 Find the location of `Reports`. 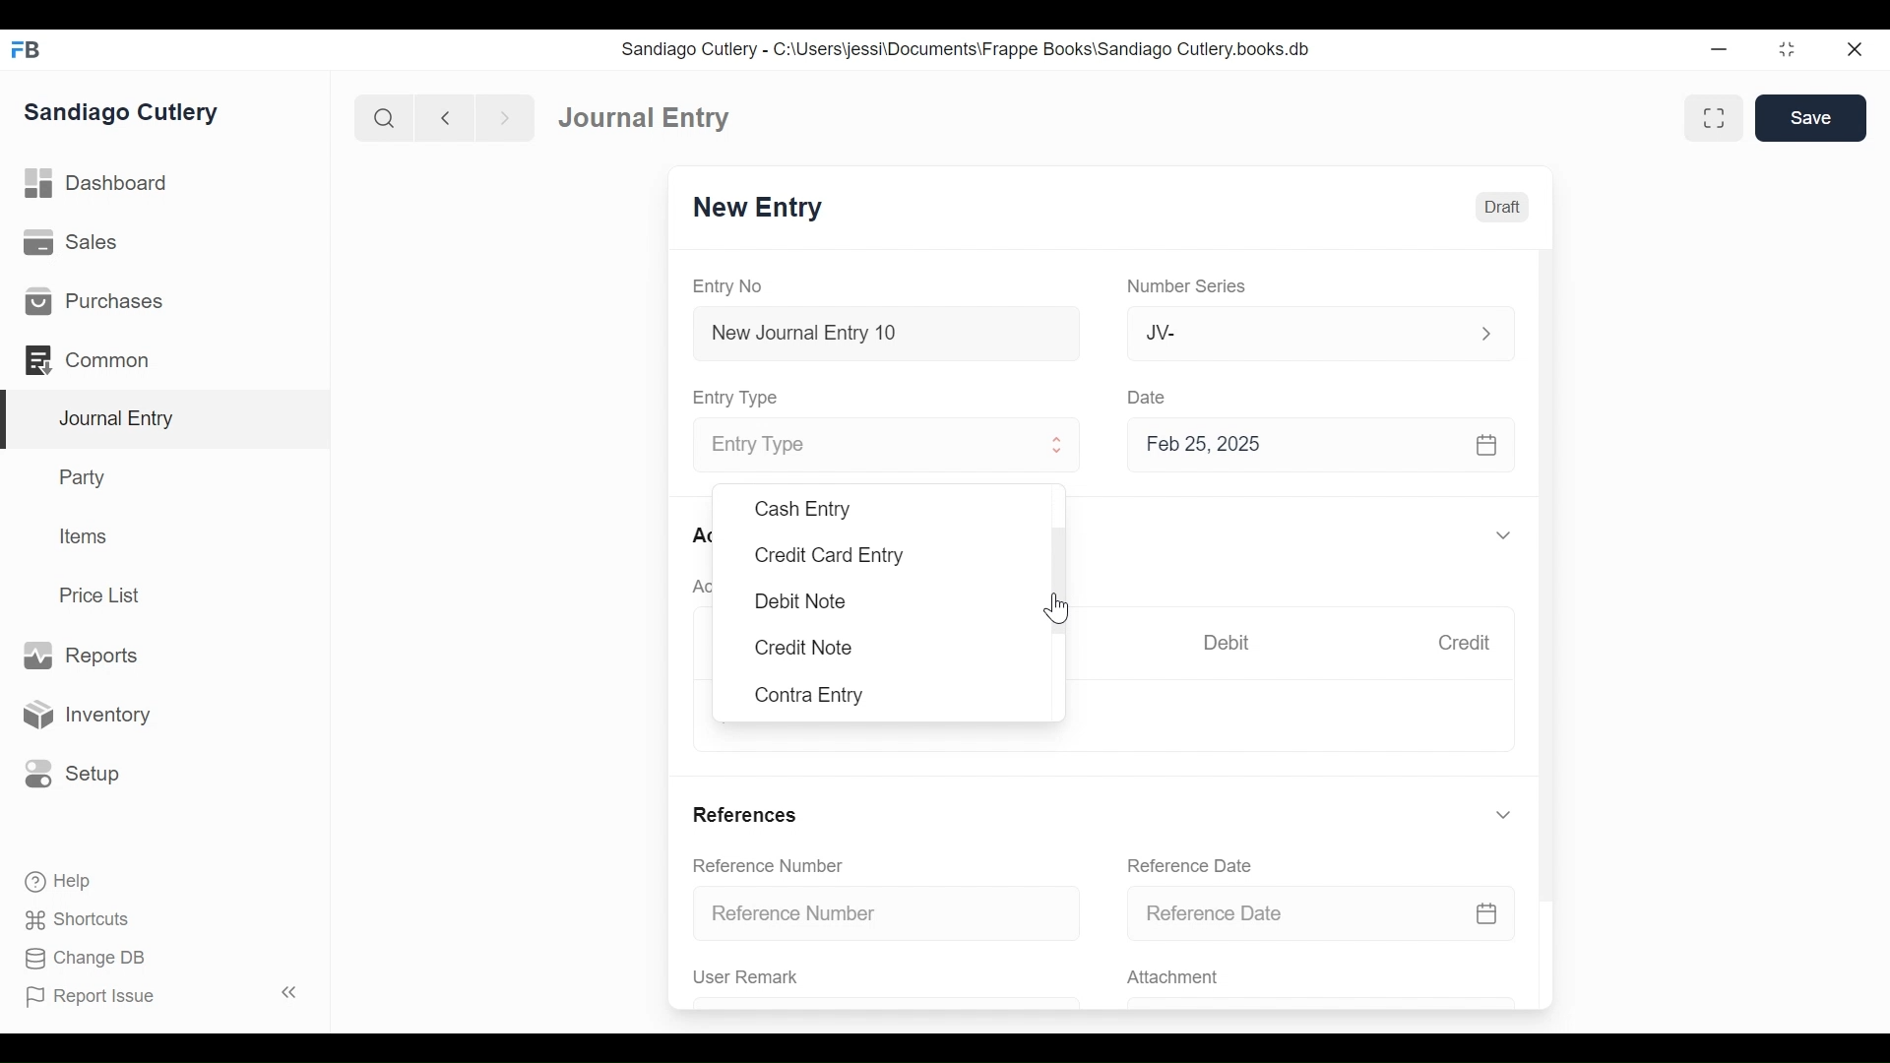

Reports is located at coordinates (79, 655).